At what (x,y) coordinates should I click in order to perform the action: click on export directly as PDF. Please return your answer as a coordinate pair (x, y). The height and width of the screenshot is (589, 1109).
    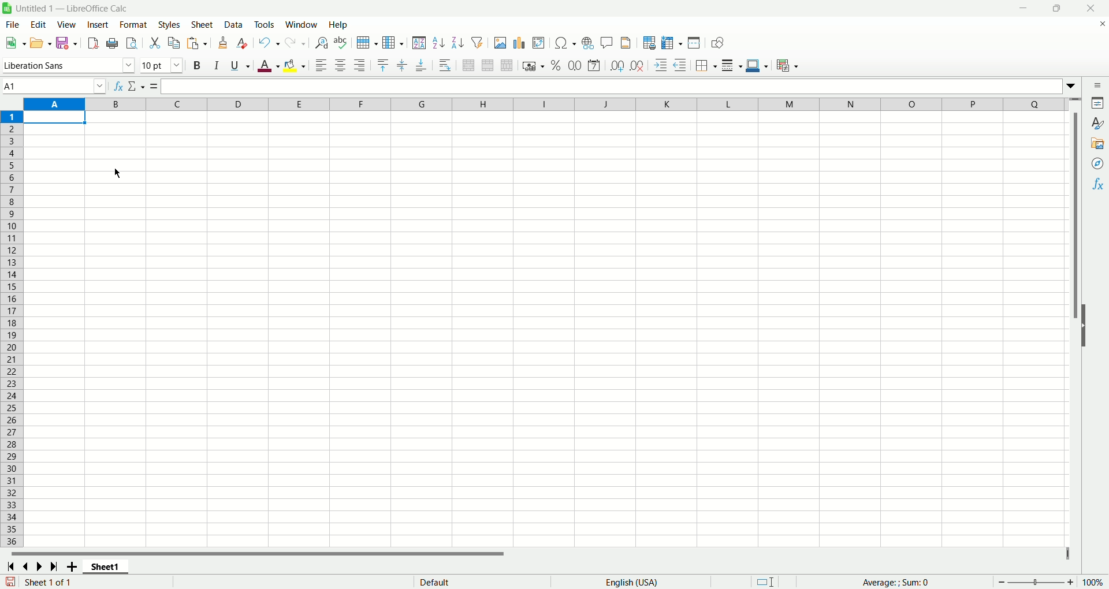
    Looking at the image, I should click on (94, 42).